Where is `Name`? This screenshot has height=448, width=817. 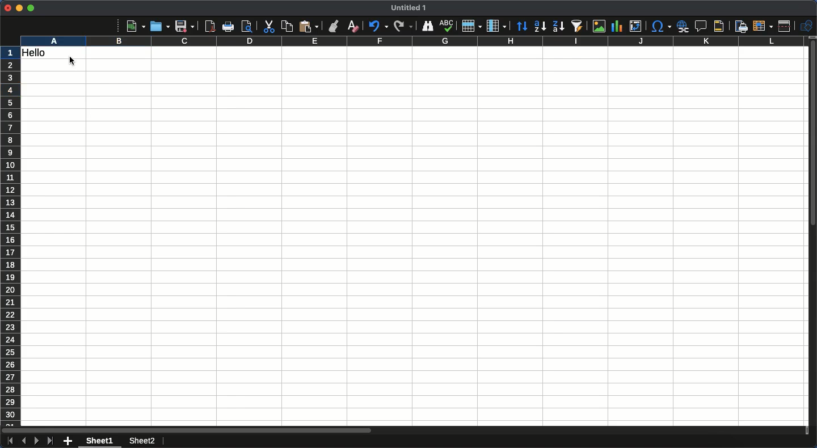
Name is located at coordinates (410, 7).